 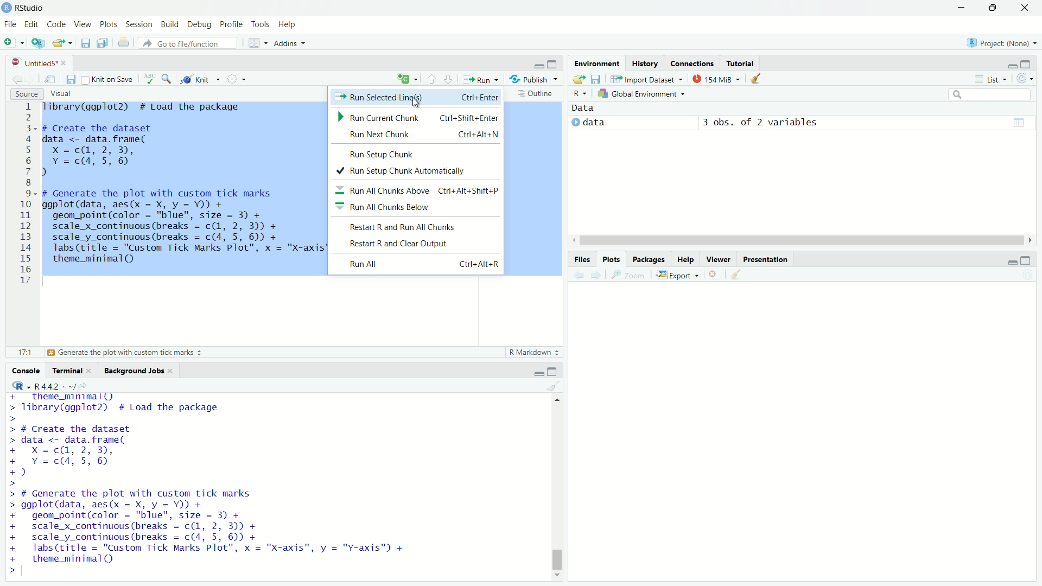 What do you see at coordinates (201, 79) in the screenshot?
I see `knit` at bounding box center [201, 79].